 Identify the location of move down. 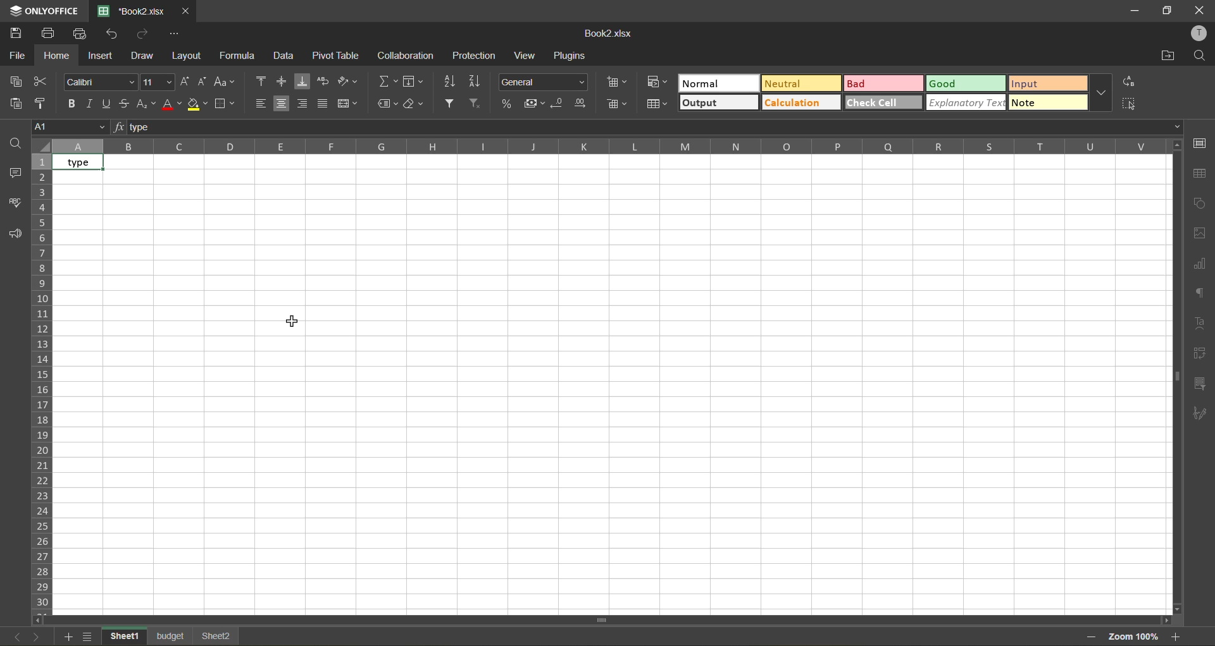
(1173, 606).